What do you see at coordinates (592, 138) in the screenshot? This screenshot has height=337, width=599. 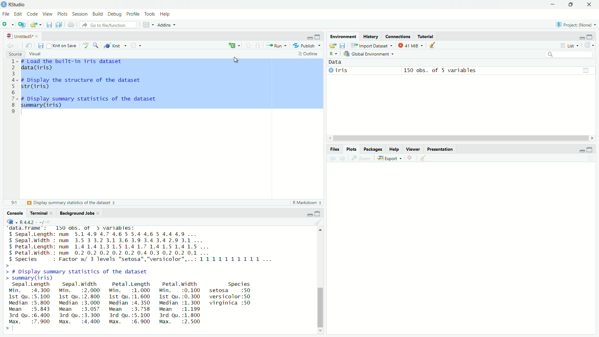 I see `Scroll Right` at bounding box center [592, 138].